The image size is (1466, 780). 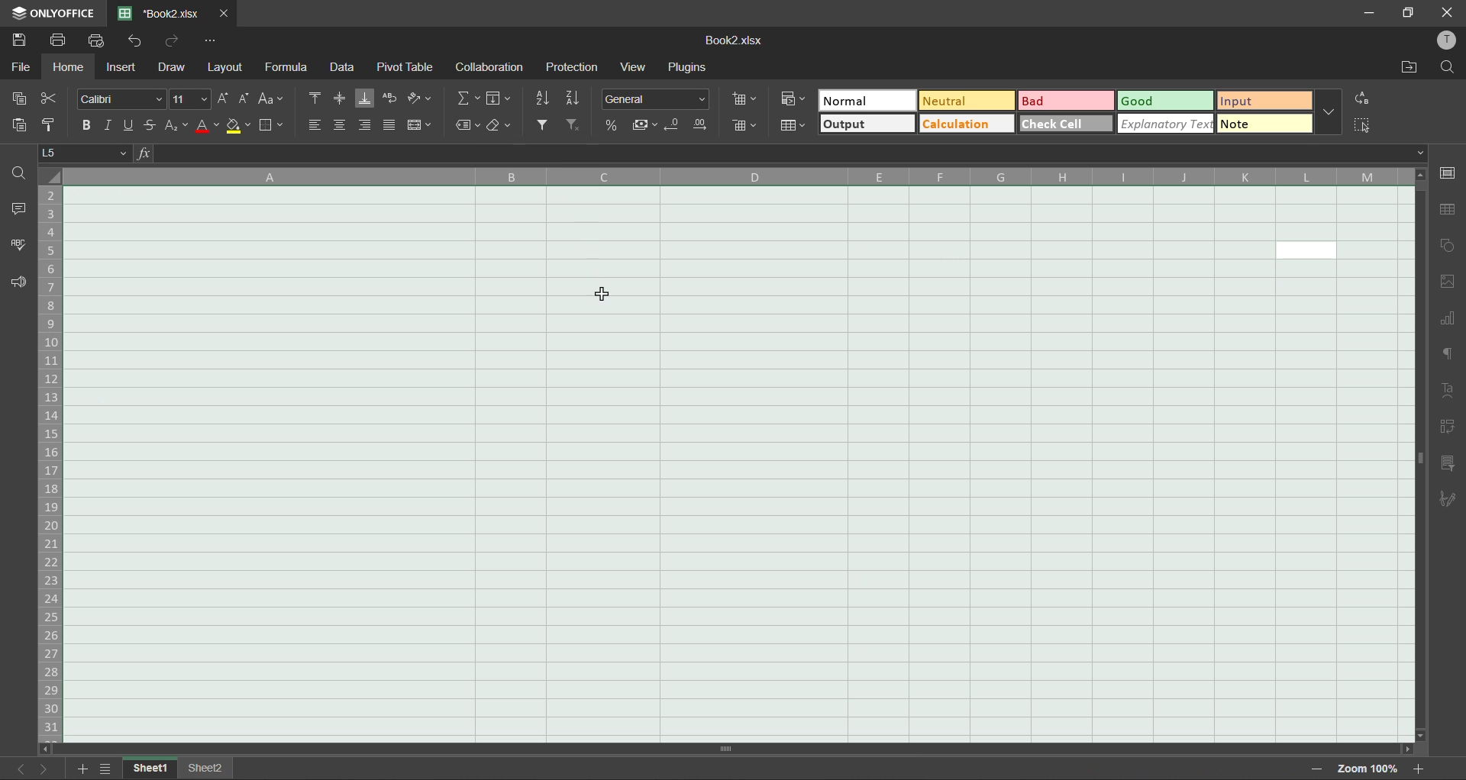 I want to click on data cleared, so click(x=663, y=445).